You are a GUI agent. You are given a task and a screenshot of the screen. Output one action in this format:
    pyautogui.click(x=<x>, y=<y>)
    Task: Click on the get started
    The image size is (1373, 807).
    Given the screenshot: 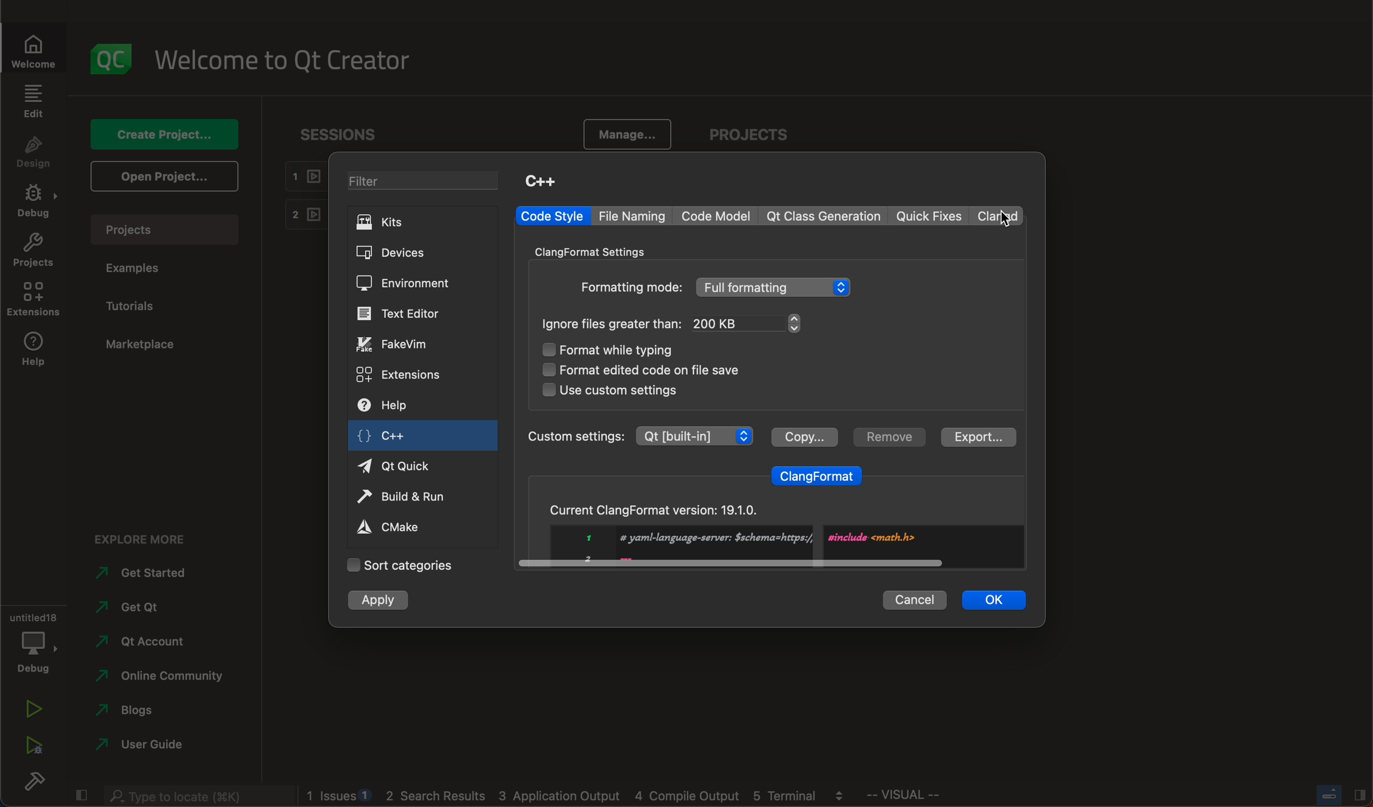 What is the action you would take?
    pyautogui.click(x=147, y=573)
    